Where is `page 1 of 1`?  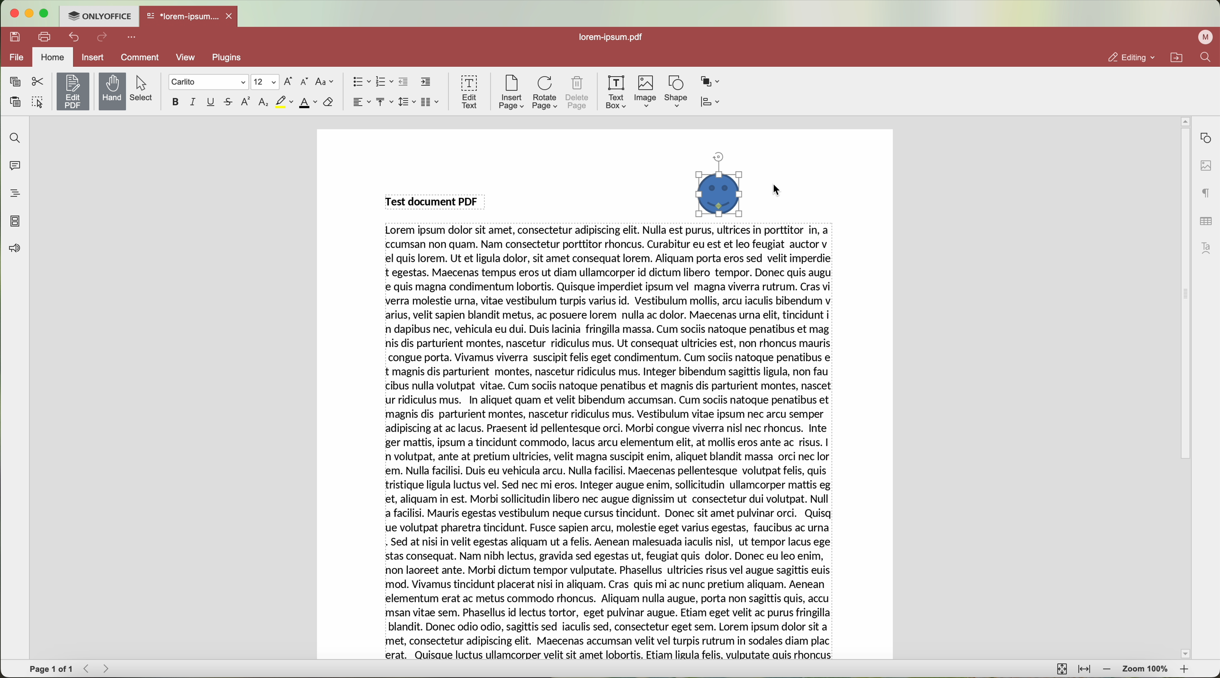
page 1 of 1 is located at coordinates (52, 669).